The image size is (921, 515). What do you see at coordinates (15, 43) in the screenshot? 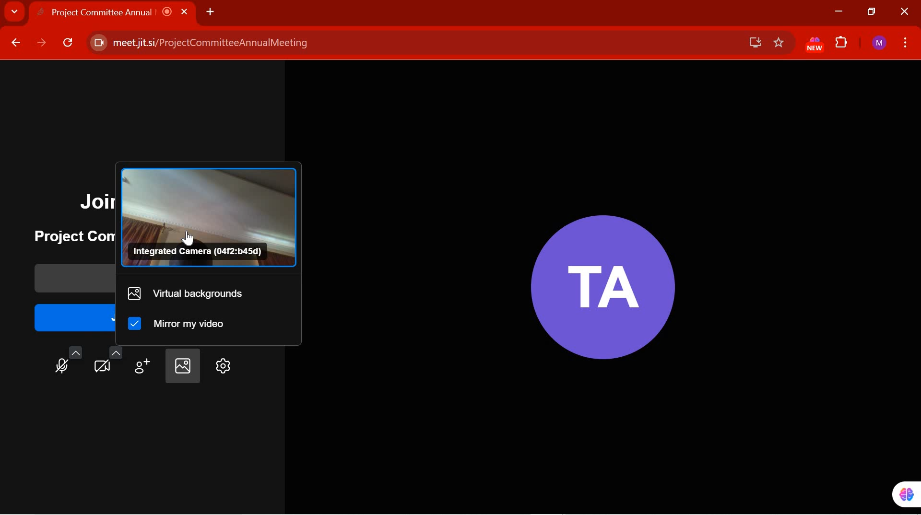
I see `BACK` at bounding box center [15, 43].